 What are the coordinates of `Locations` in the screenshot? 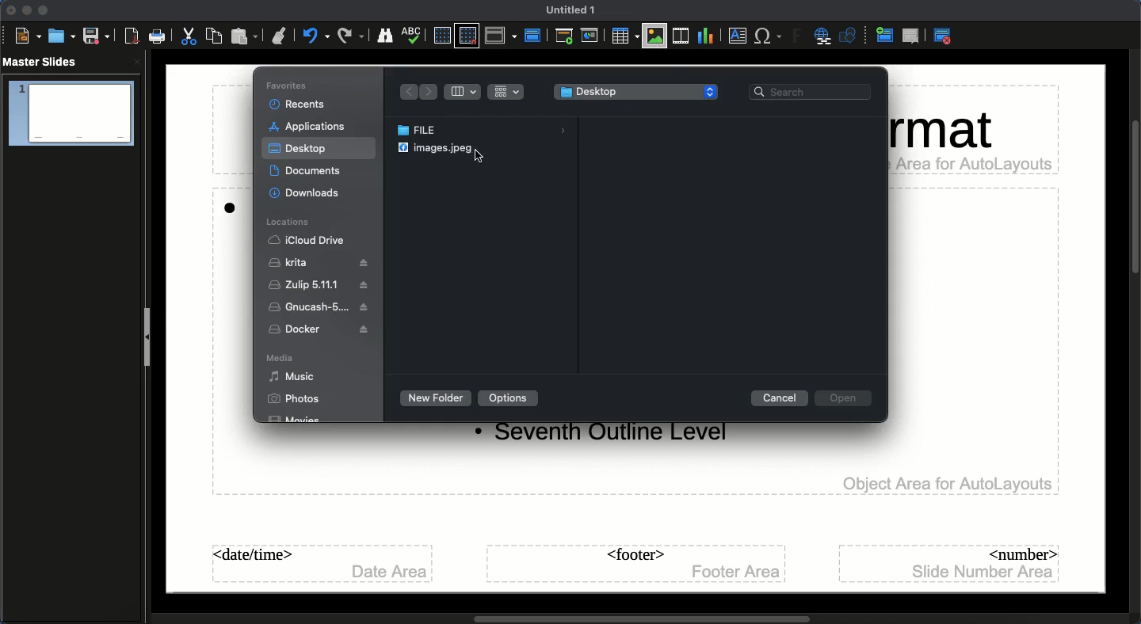 It's located at (289, 221).